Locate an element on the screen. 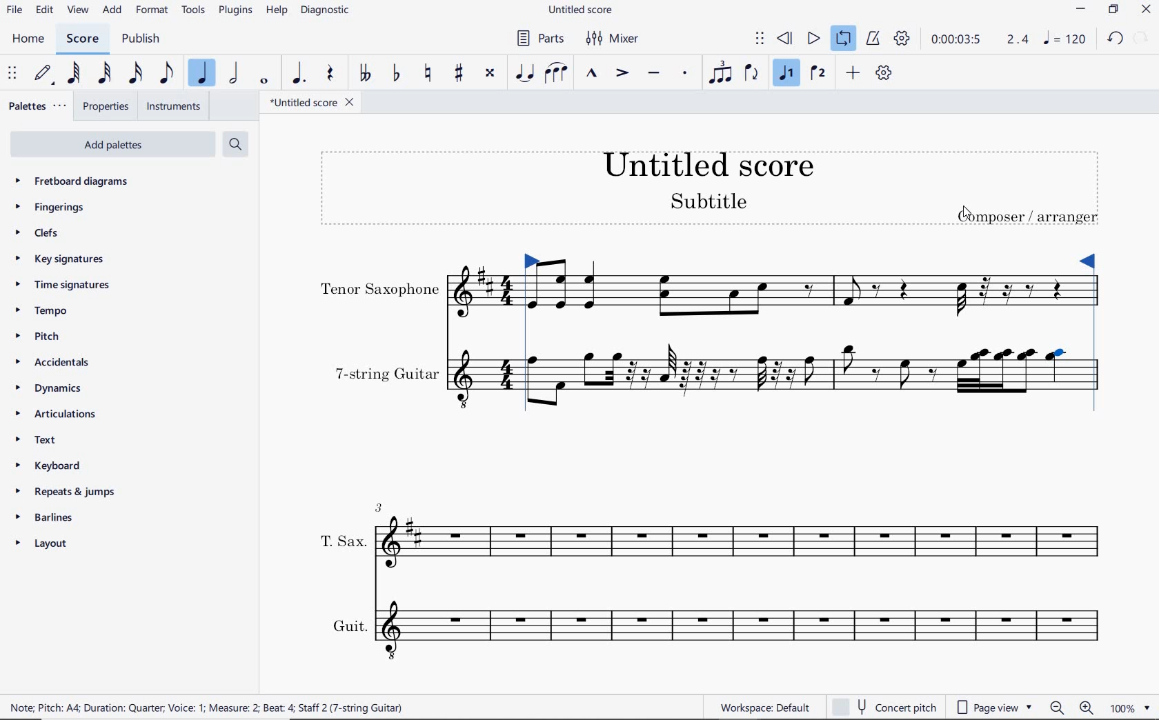  PLAYBACK SETTINGS is located at coordinates (903, 39).